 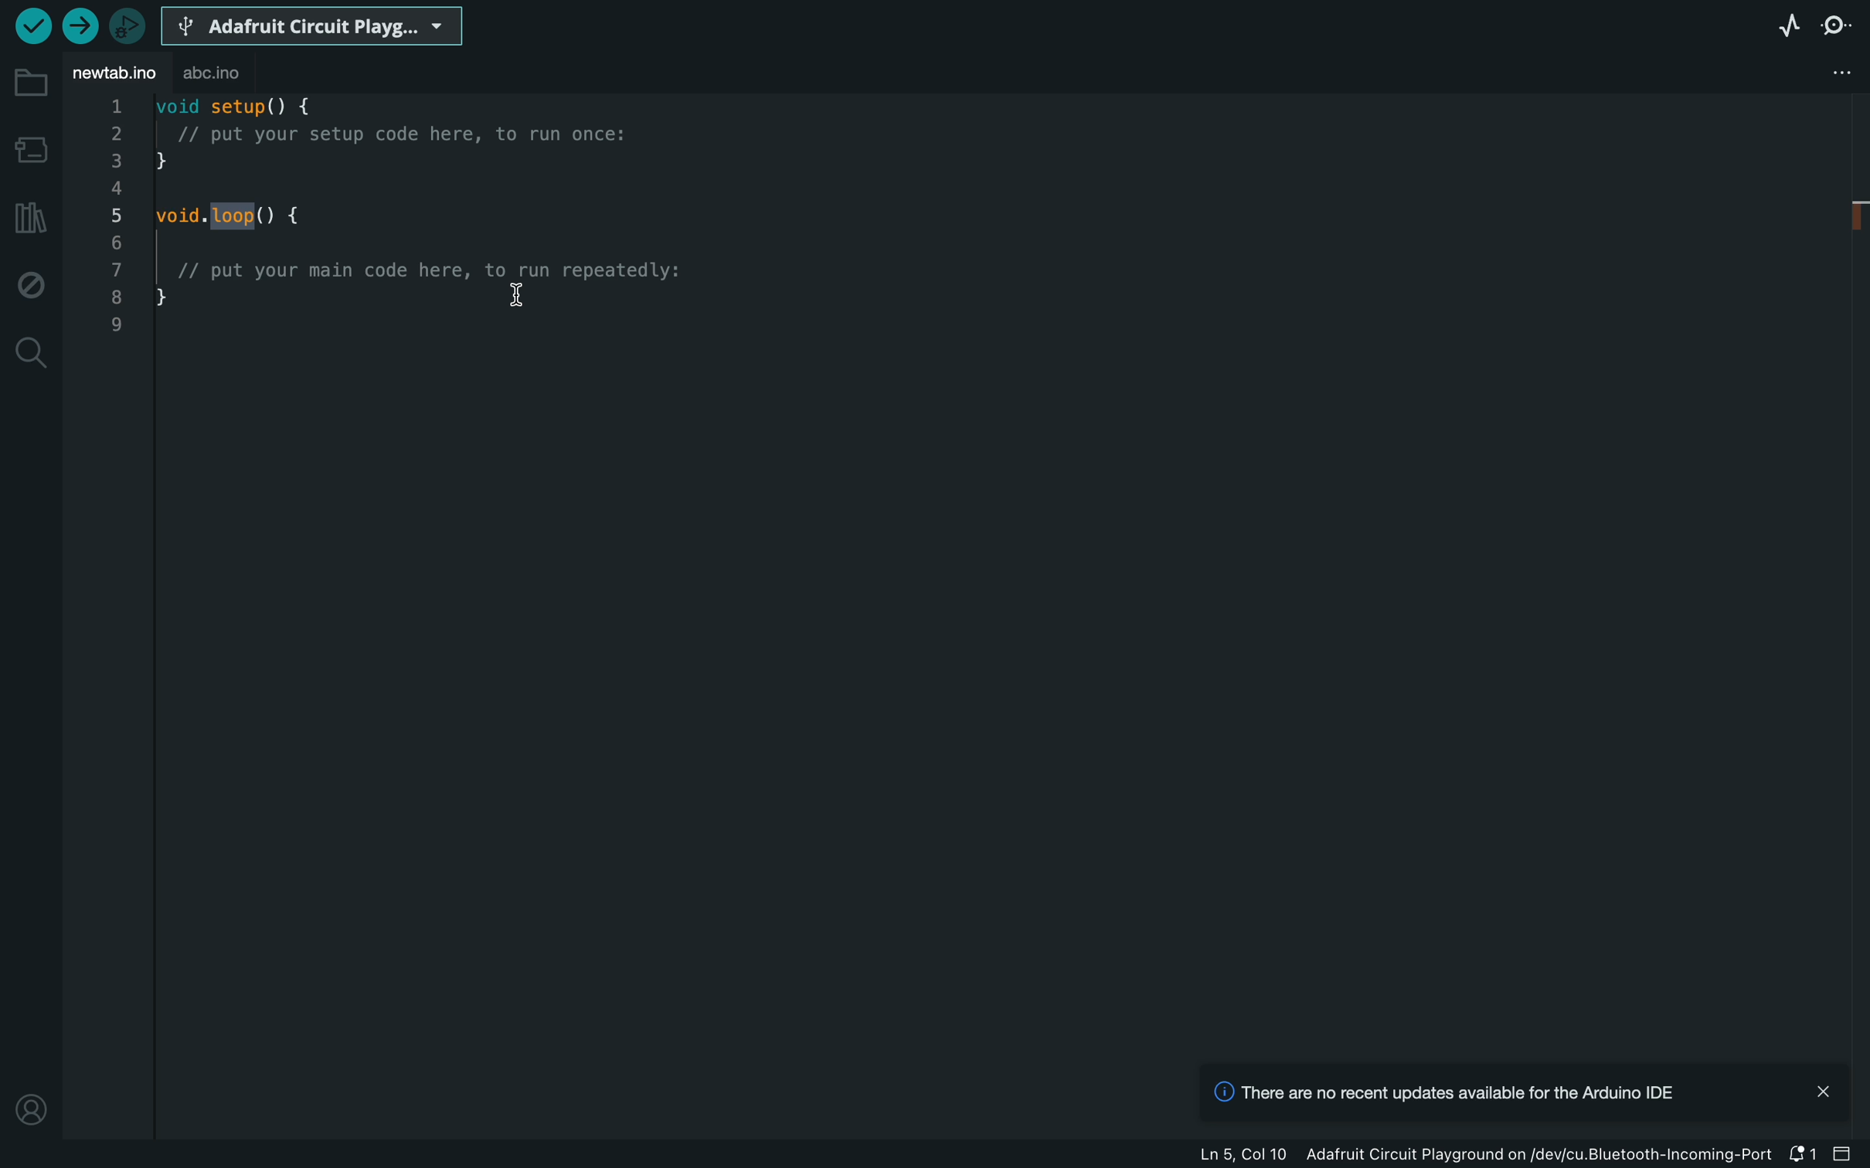 I want to click on line numbers, so click(x=117, y=218).